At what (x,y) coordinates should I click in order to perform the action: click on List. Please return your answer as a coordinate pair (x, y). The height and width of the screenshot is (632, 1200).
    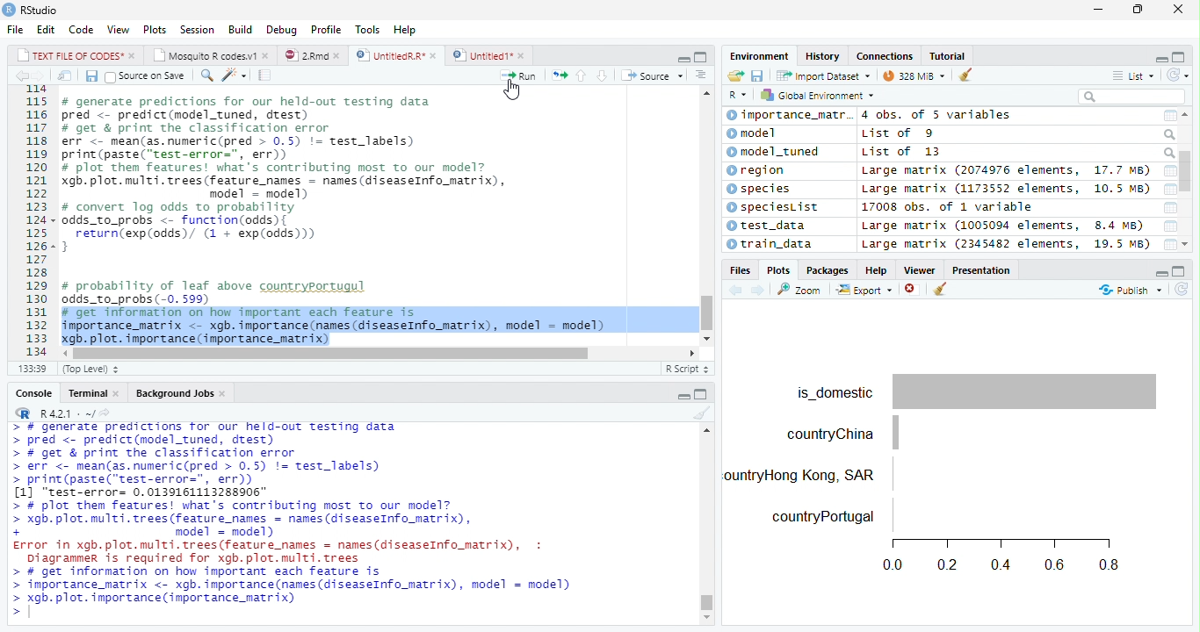
    Looking at the image, I should click on (1132, 75).